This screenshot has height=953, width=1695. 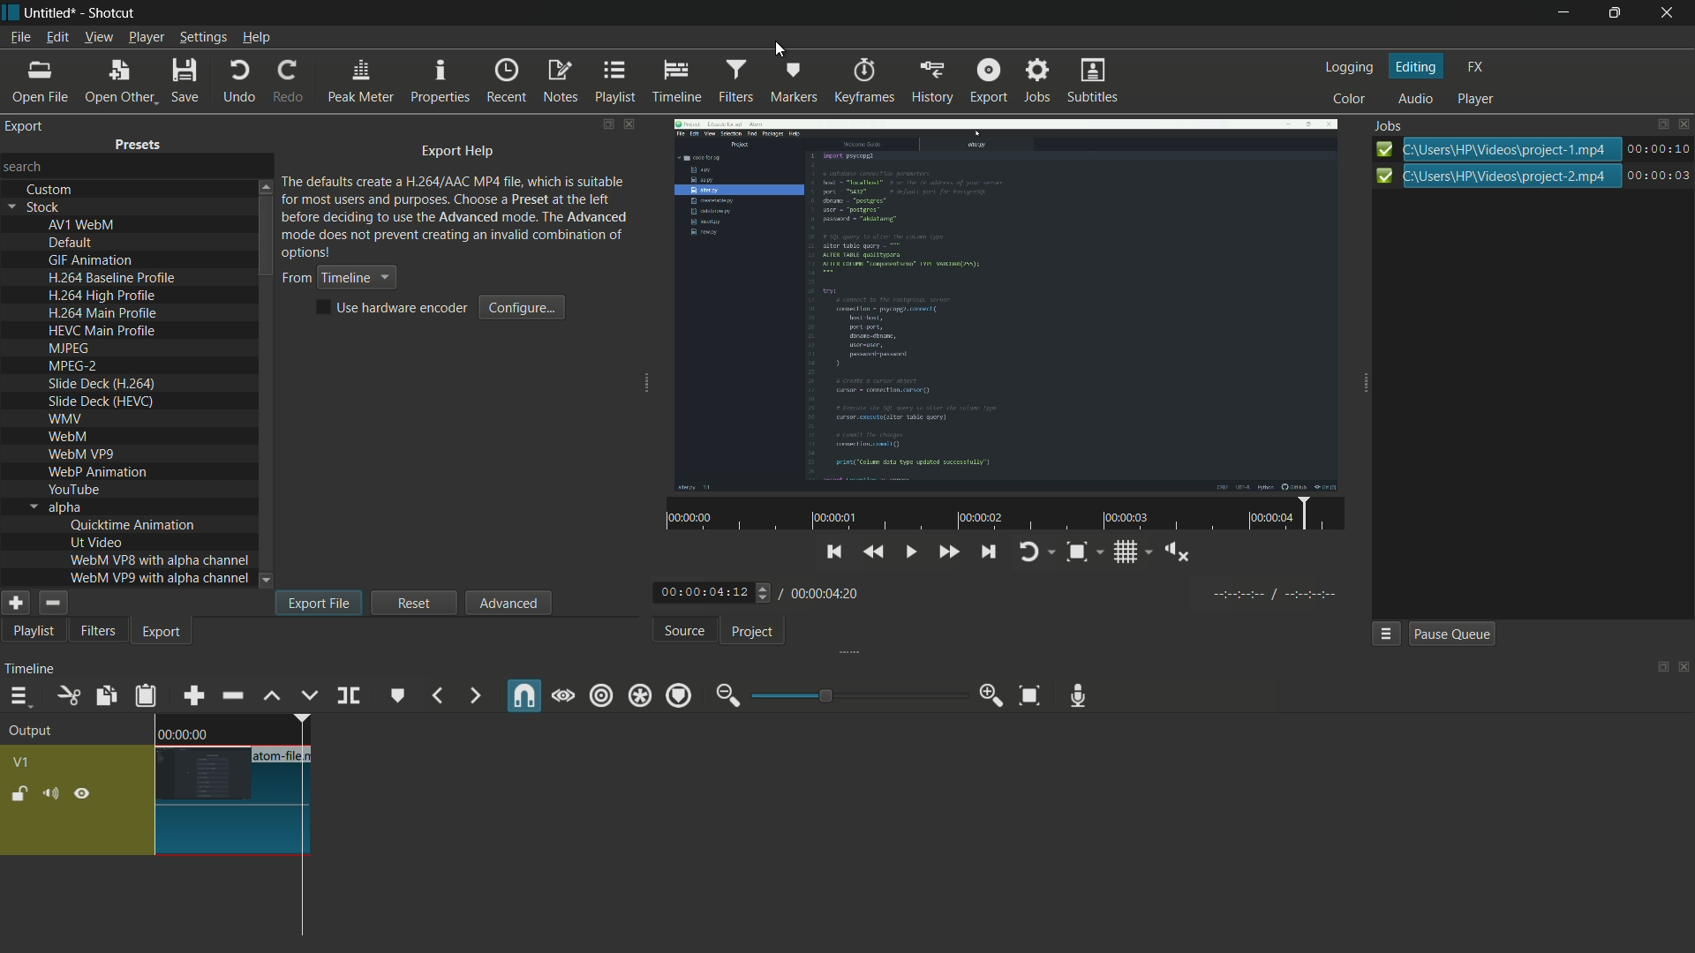 I want to click on time, so click(x=183, y=733).